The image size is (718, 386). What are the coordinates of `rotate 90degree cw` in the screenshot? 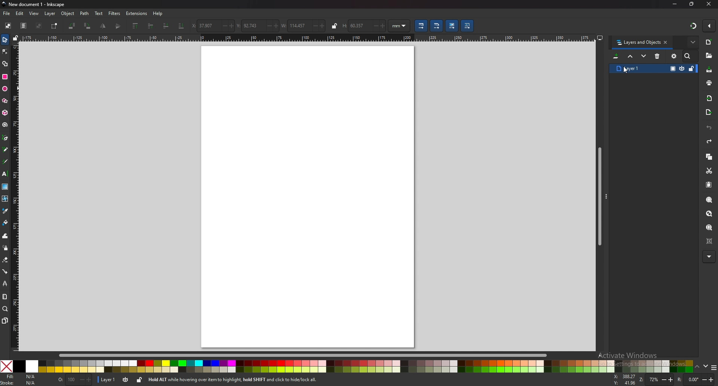 It's located at (88, 25).